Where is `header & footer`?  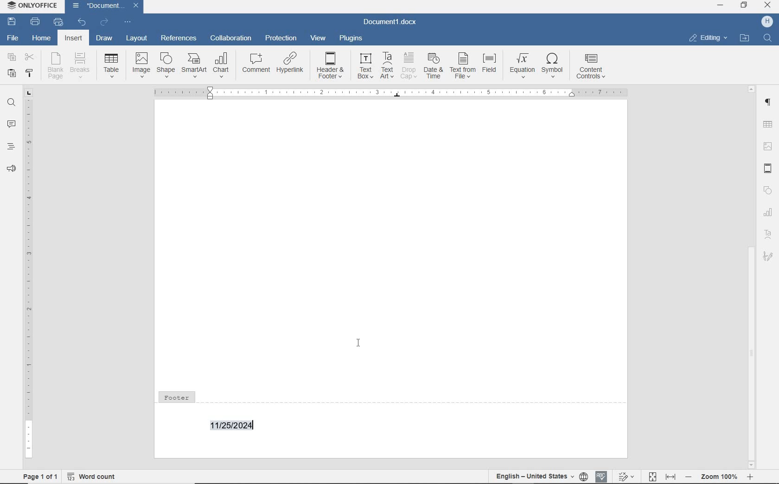 header & footer is located at coordinates (331, 66).